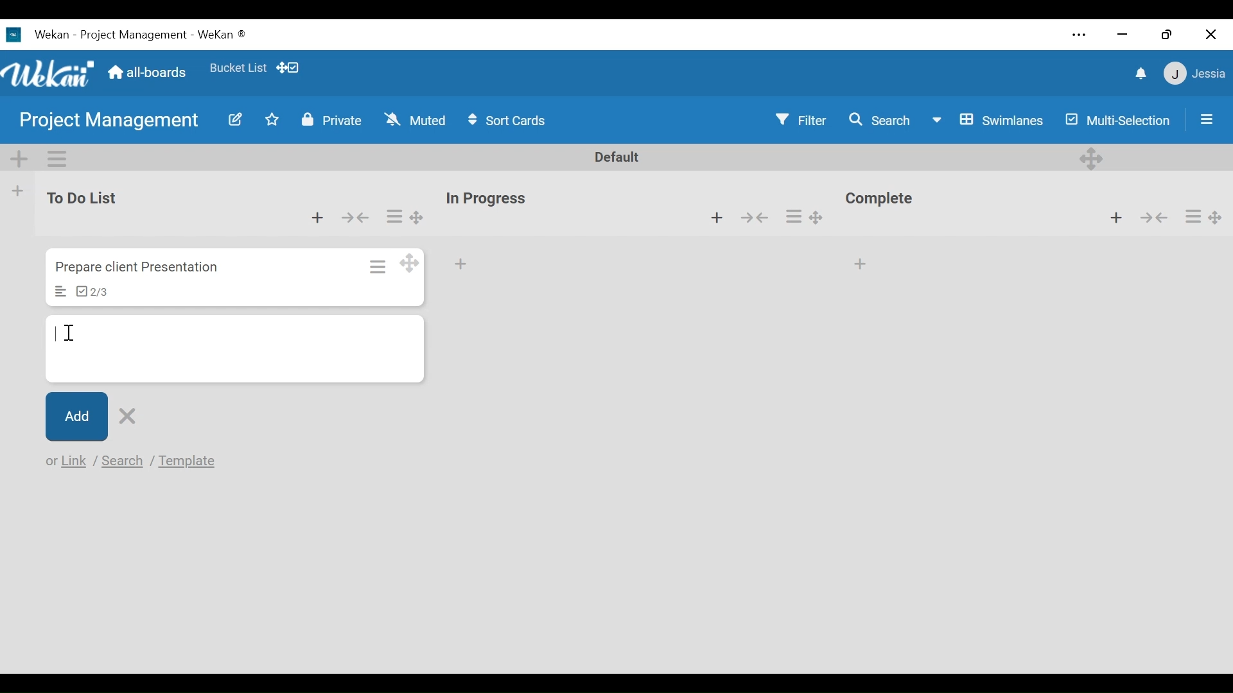 The height and width of the screenshot is (693, 1233). What do you see at coordinates (415, 120) in the screenshot?
I see `Muted` at bounding box center [415, 120].